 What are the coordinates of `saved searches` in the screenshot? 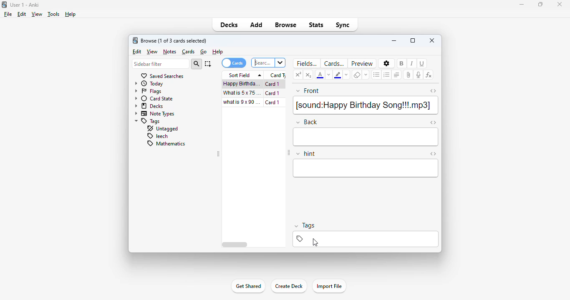 It's located at (162, 76).